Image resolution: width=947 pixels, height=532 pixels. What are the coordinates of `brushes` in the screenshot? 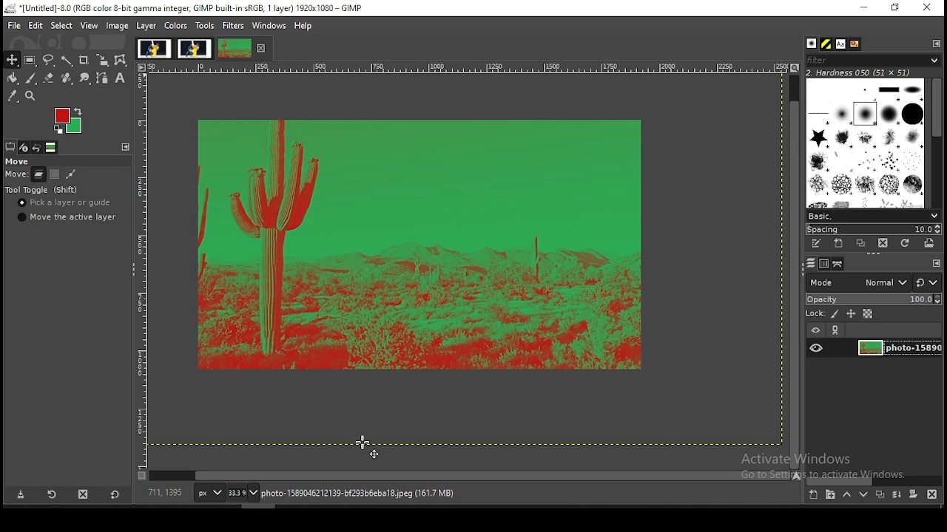 It's located at (813, 44).